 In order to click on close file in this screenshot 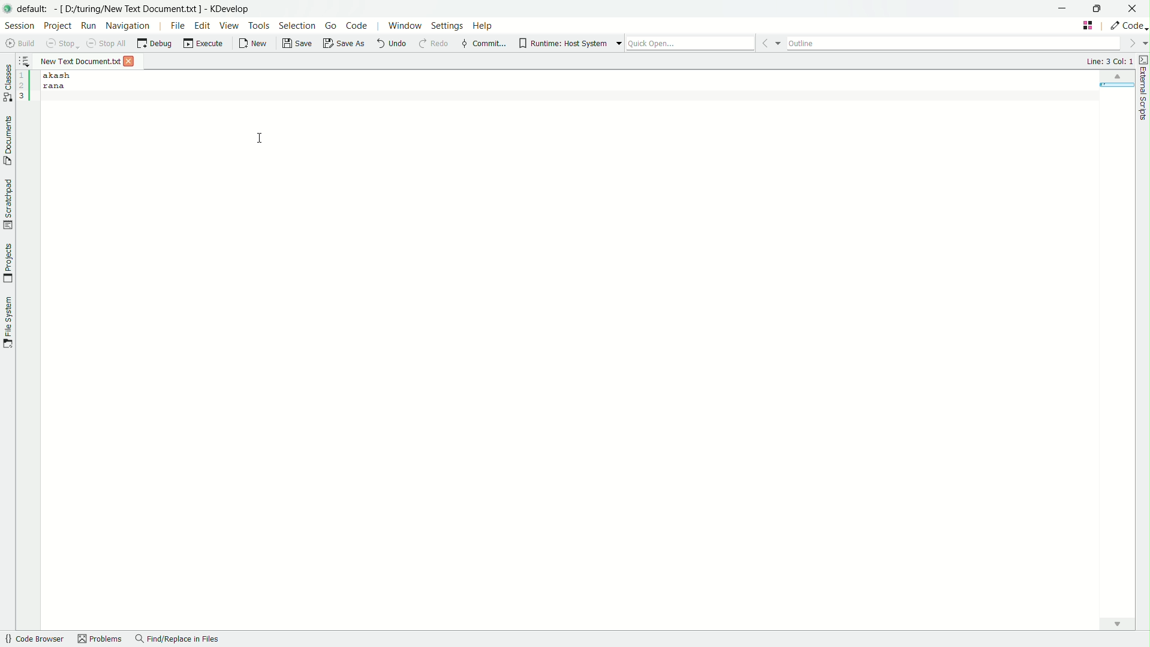, I will do `click(130, 62)`.